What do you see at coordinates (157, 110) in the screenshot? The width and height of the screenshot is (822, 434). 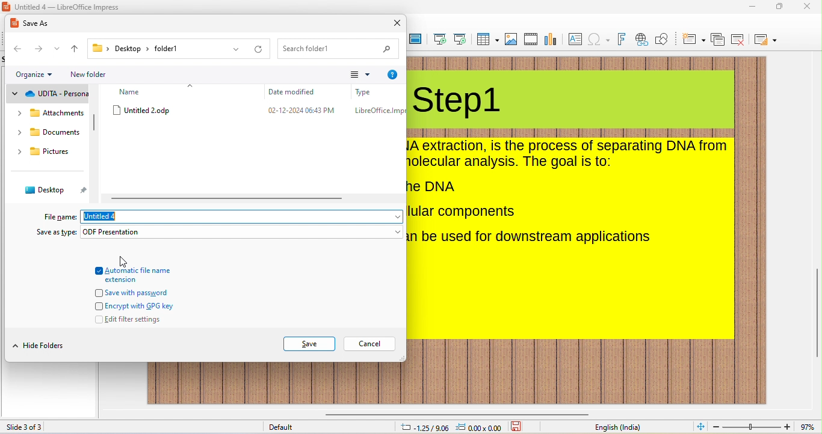 I see `untitled2` at bounding box center [157, 110].